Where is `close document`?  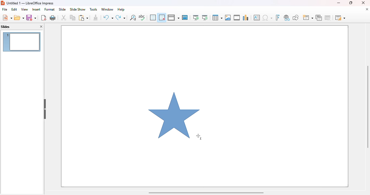 close document is located at coordinates (367, 9).